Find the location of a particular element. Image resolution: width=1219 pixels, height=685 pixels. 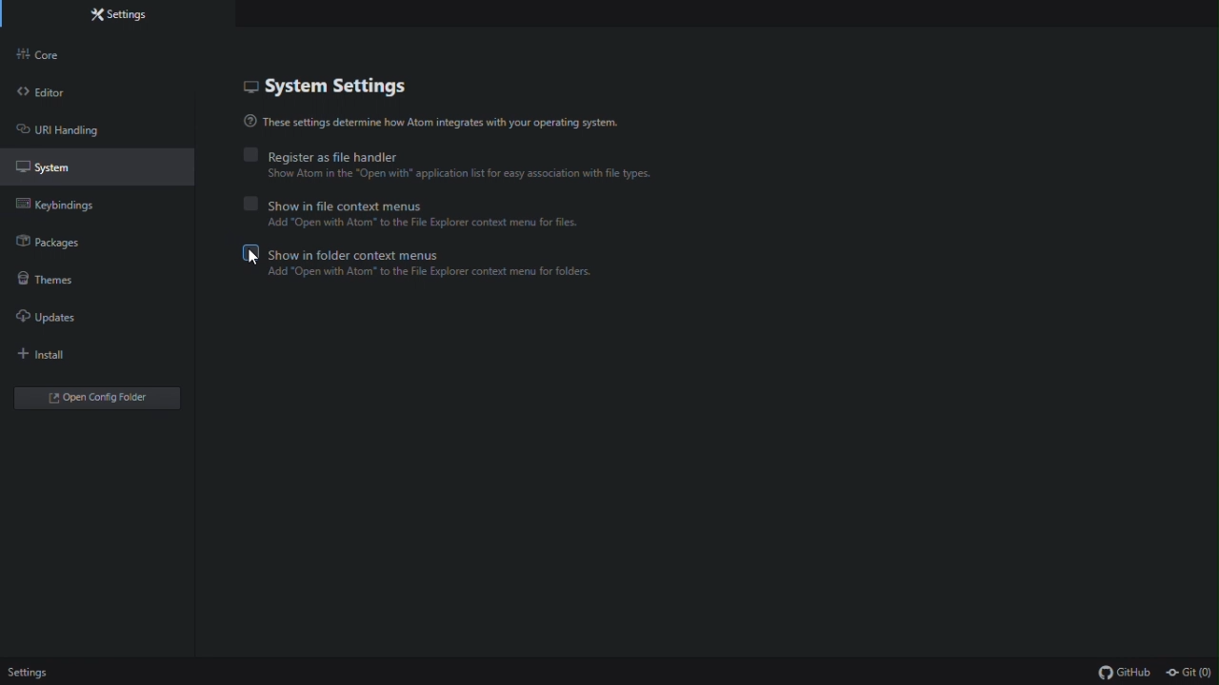

System is located at coordinates (95, 165).